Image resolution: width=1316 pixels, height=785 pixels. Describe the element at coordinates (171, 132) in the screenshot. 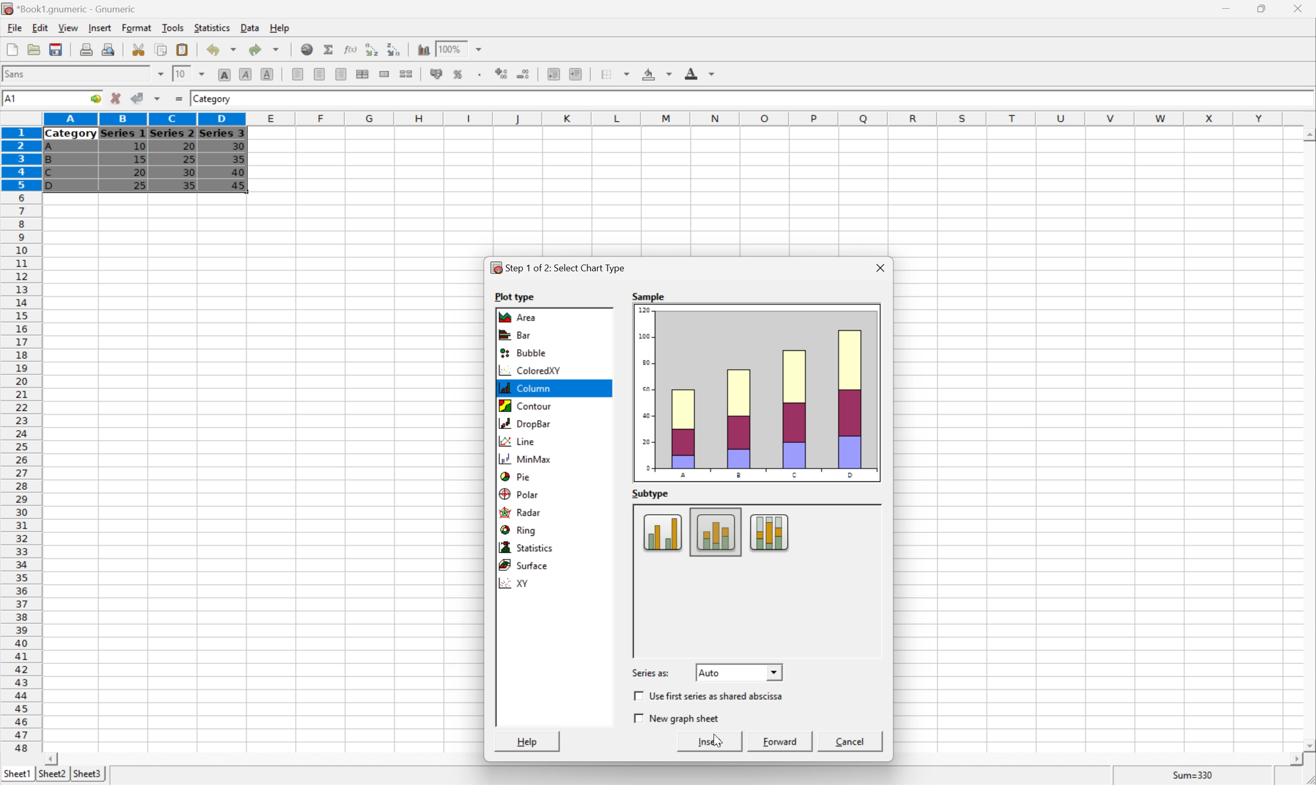

I see `Series 2` at that location.